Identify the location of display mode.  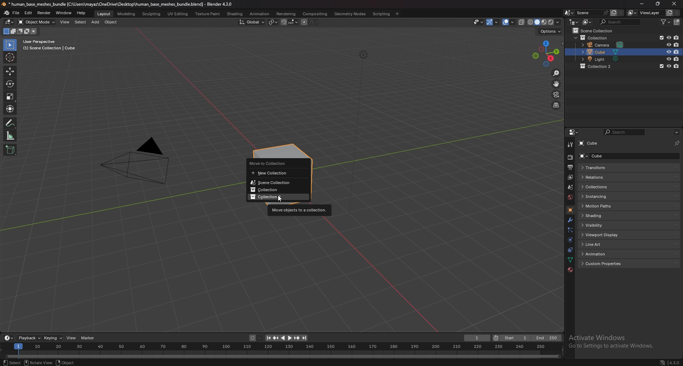
(588, 22).